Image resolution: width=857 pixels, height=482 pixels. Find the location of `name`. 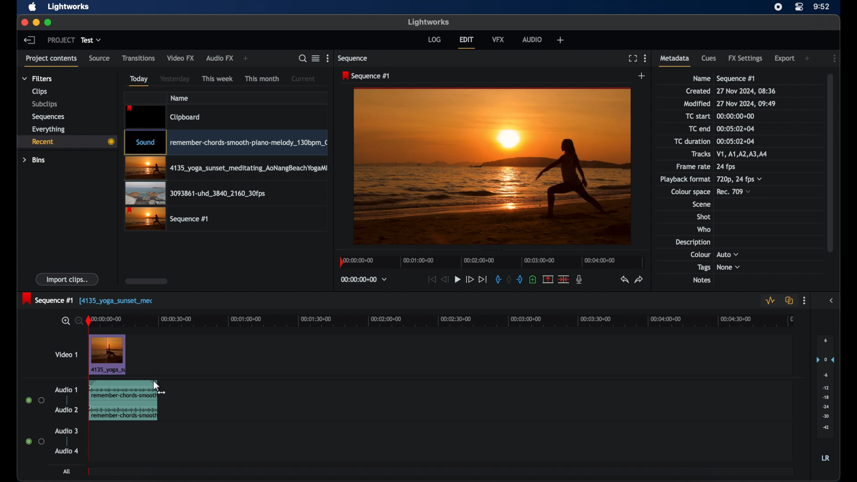

name is located at coordinates (179, 98).